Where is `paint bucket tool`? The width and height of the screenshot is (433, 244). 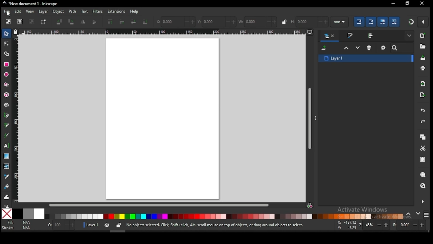
paint bucket tool is located at coordinates (7, 186).